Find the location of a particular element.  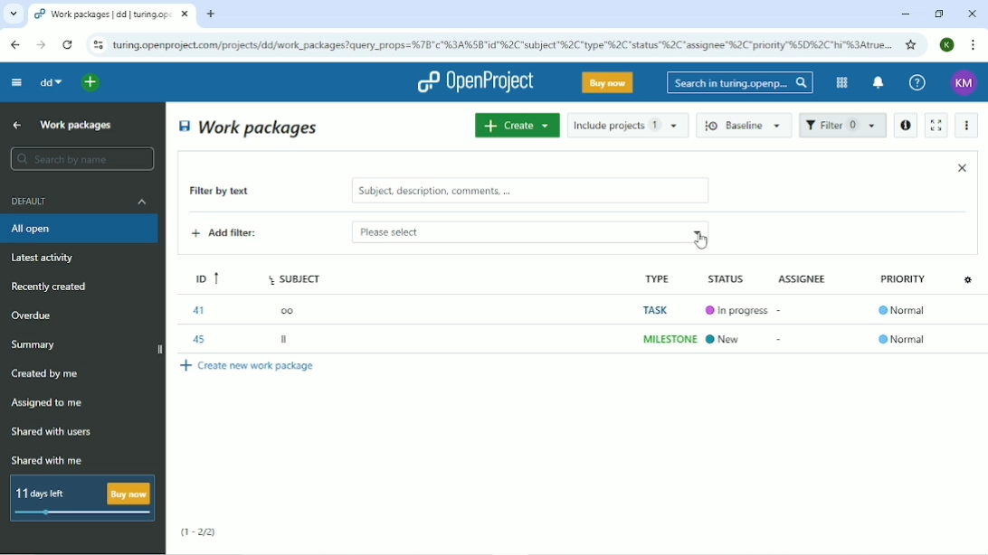

Status is located at coordinates (736, 276).